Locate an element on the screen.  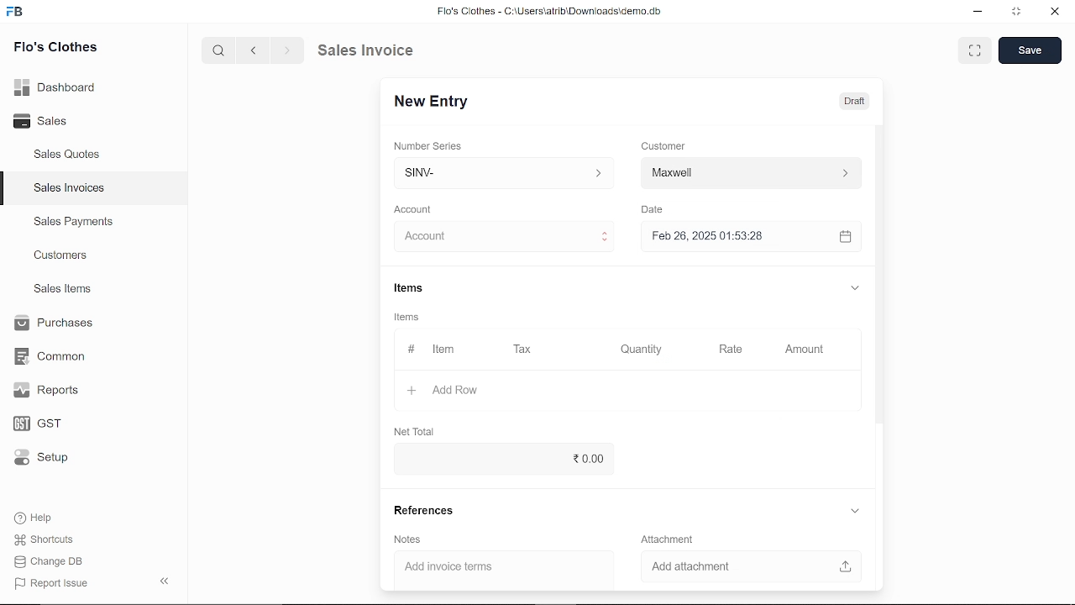
Flo's Clothes - C:\UsersatribiDownloads\demo.do is located at coordinates (556, 13).